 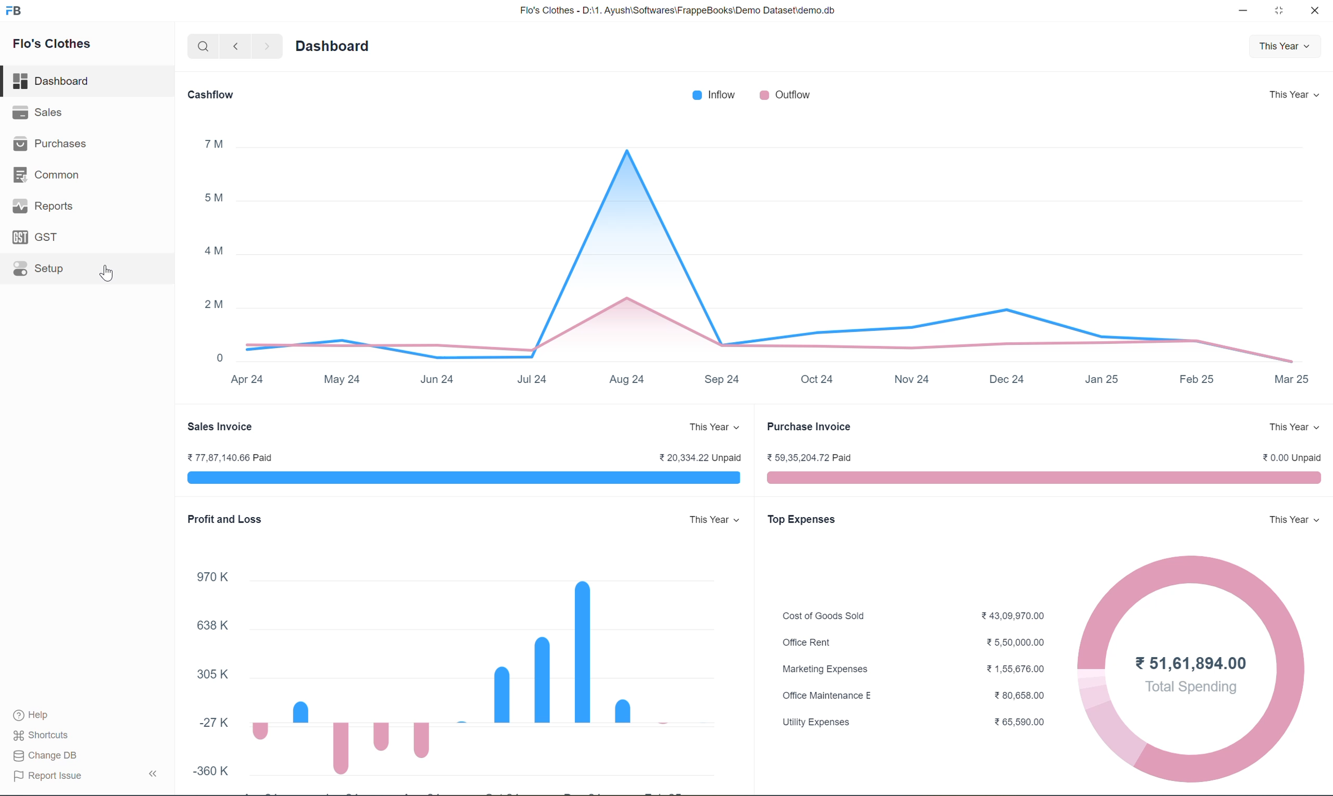 I want to click on This Year , so click(x=714, y=520).